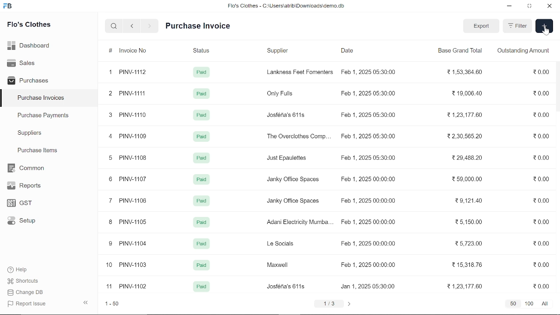  Describe the element at coordinates (481, 27) in the screenshot. I see `export` at that location.